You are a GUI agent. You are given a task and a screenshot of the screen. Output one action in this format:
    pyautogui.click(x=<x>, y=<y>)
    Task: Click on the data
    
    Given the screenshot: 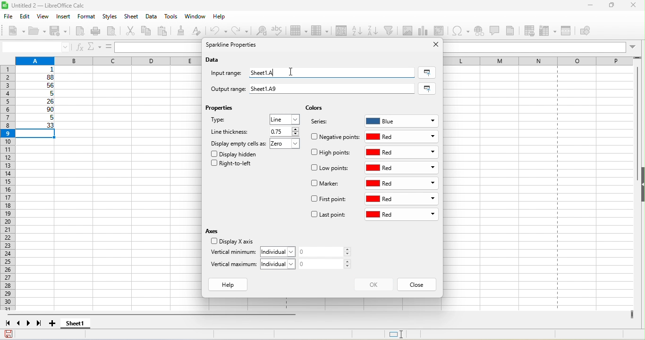 What is the action you would take?
    pyautogui.click(x=152, y=17)
    